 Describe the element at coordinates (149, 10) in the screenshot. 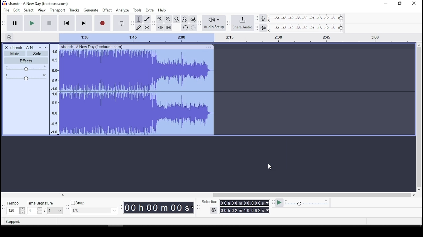

I see `` at that location.